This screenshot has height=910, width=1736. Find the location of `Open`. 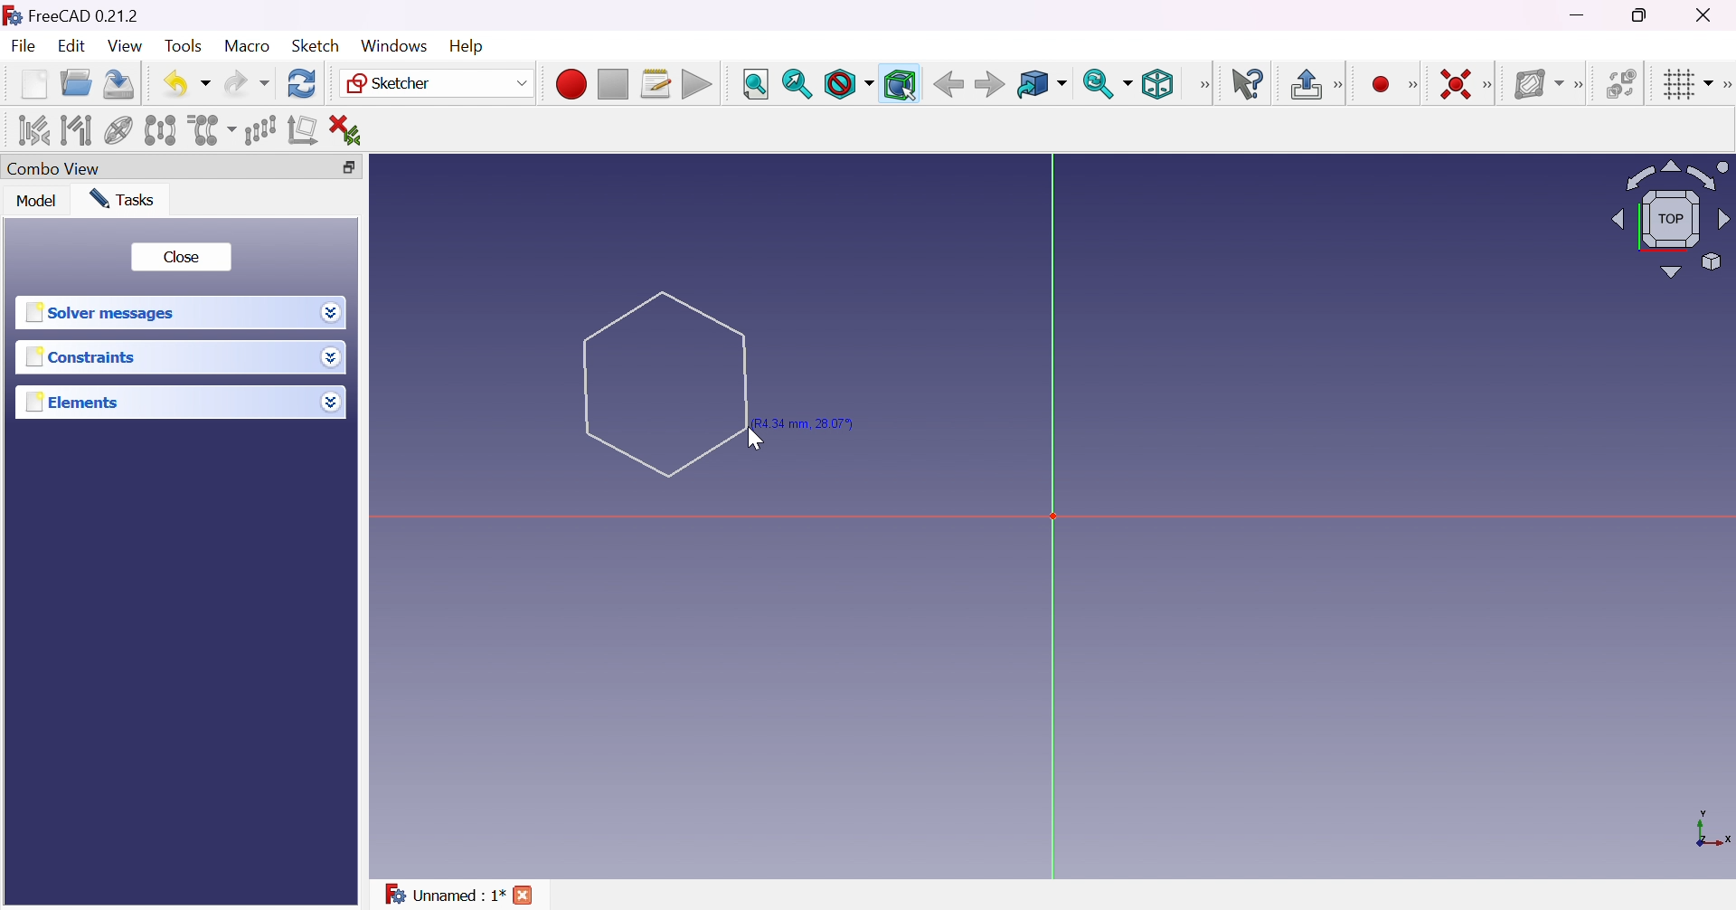

Open is located at coordinates (76, 83).